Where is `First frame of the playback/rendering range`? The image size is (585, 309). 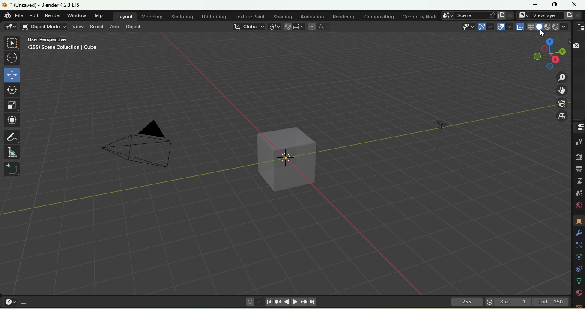 First frame of the playback/rendering range is located at coordinates (513, 301).